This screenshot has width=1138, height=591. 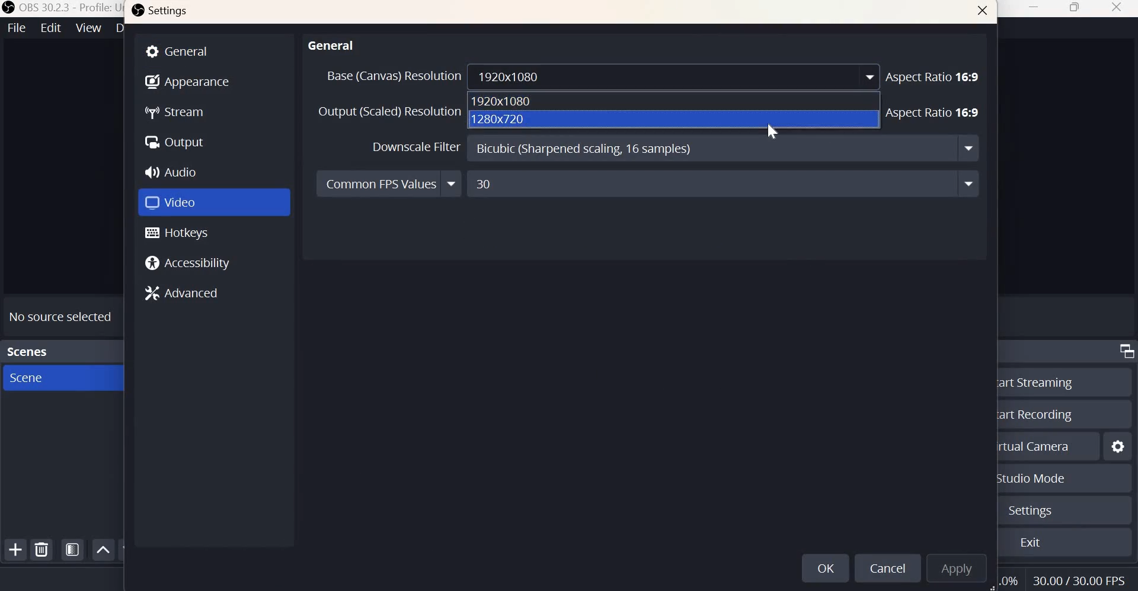 What do you see at coordinates (104, 550) in the screenshot?
I see `Move scene up` at bounding box center [104, 550].